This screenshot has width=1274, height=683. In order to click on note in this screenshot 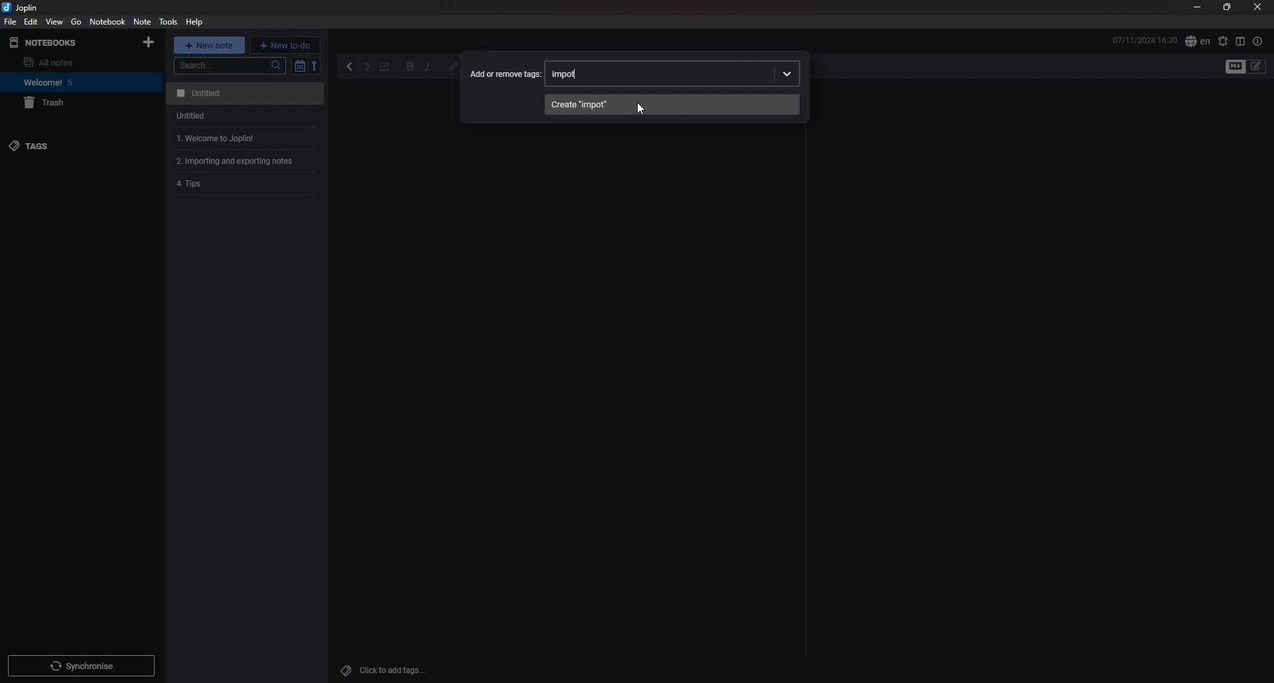, I will do `click(243, 93)`.